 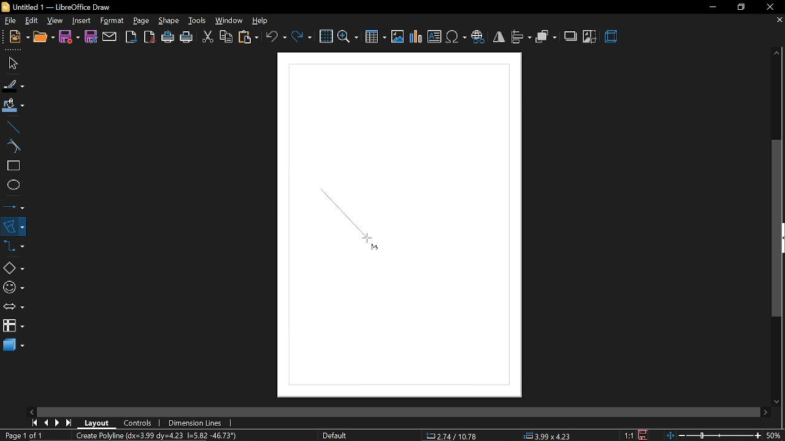 What do you see at coordinates (646, 434) in the screenshot?
I see `save` at bounding box center [646, 434].